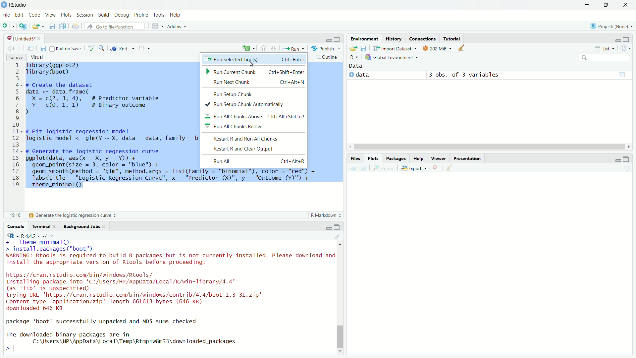  I want to click on 3 obs. of 3 variables, so click(464, 75).